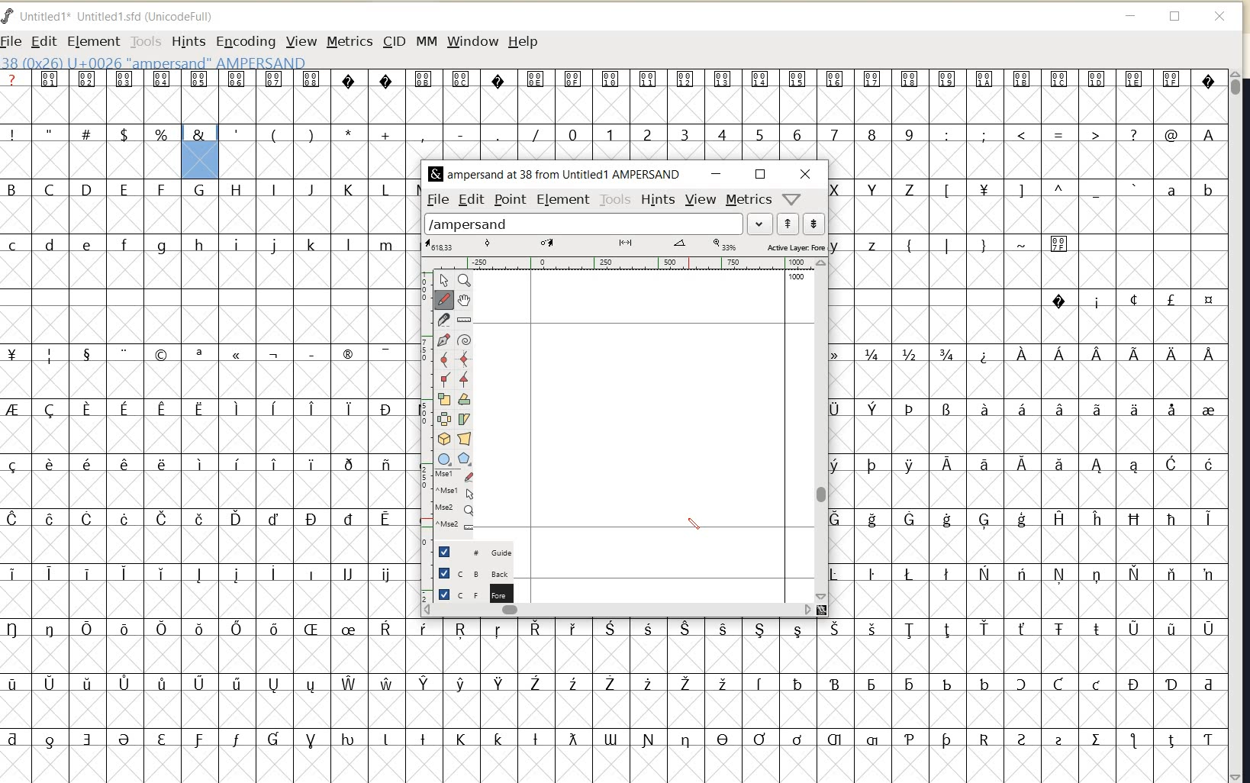 The image size is (1250, 783). I want to click on glyph, so click(201, 93).